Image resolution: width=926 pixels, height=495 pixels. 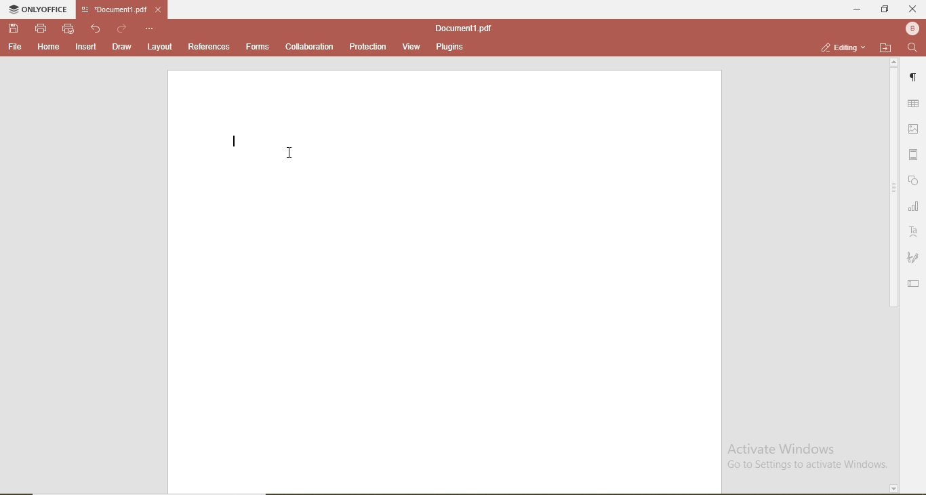 What do you see at coordinates (855, 10) in the screenshot?
I see `minimise` at bounding box center [855, 10].